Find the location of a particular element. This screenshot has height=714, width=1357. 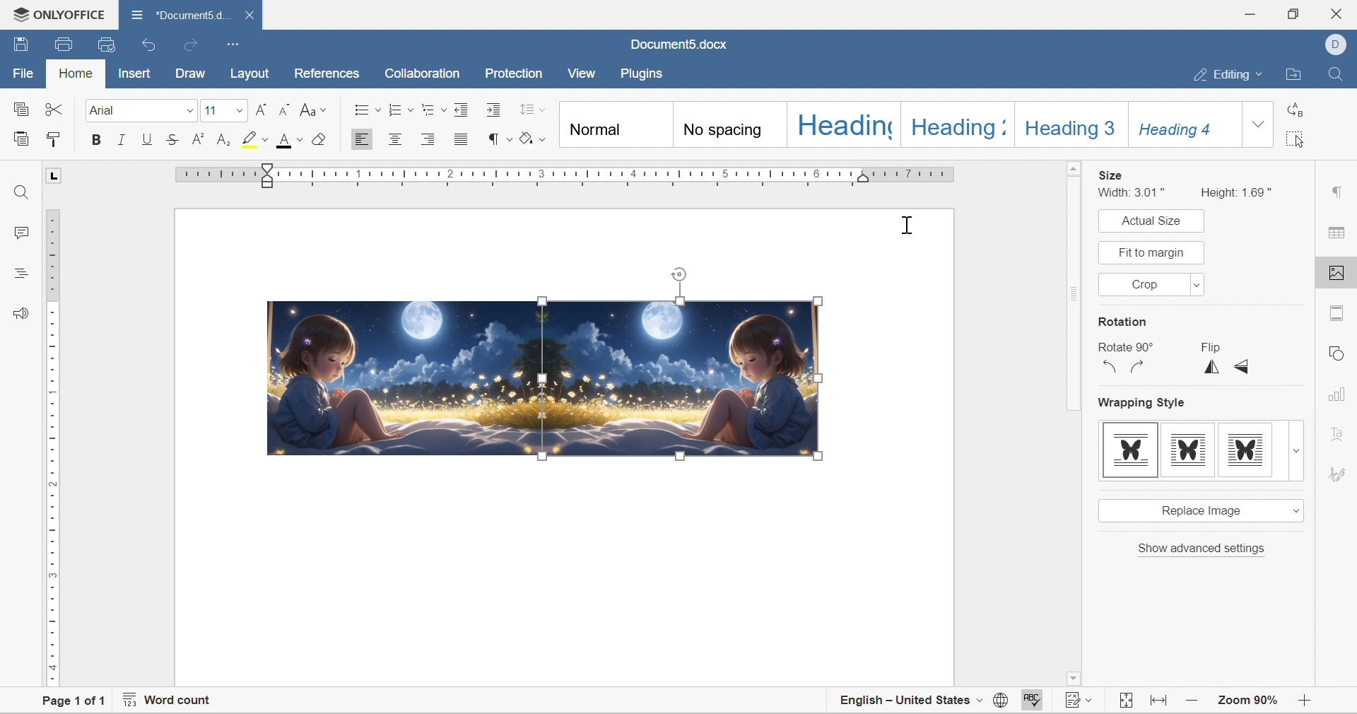

Increment font size is located at coordinates (259, 109).